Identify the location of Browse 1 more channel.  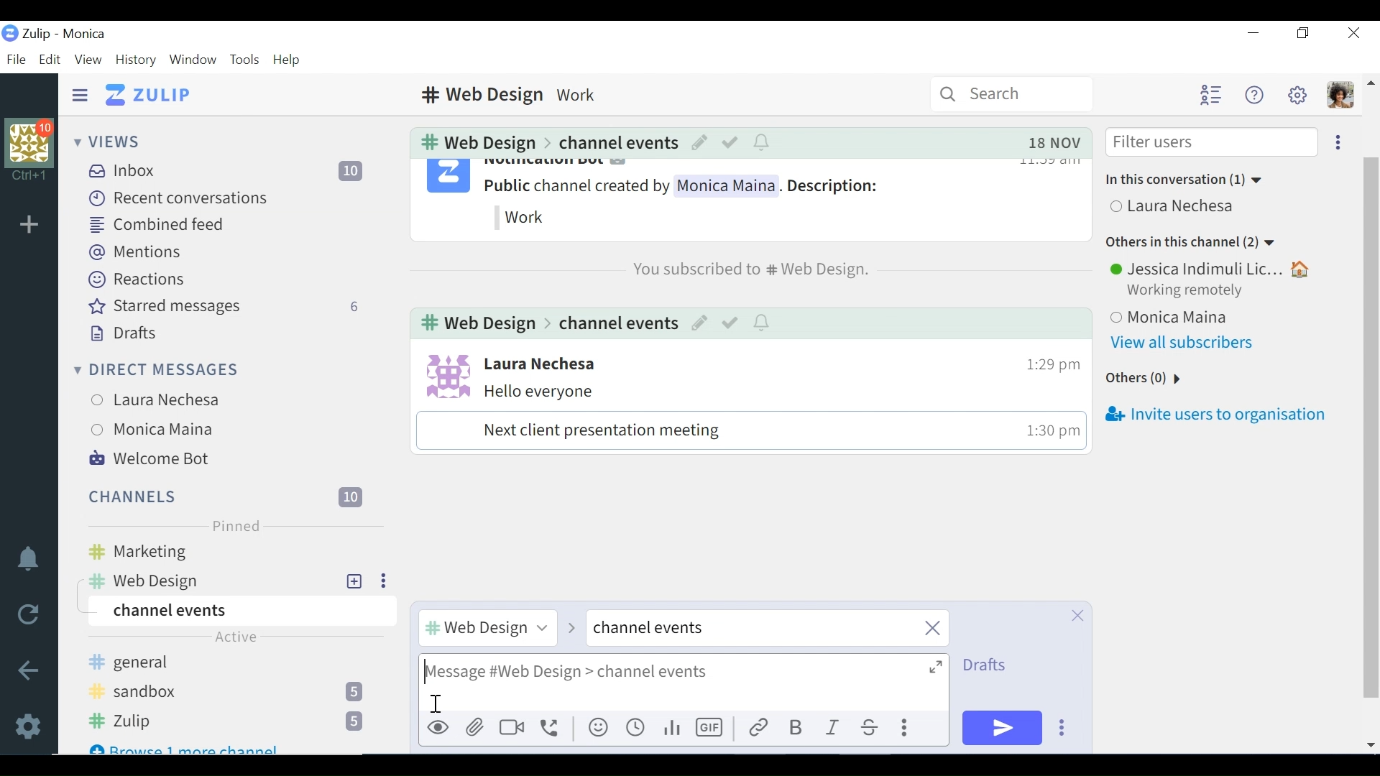
(187, 746).